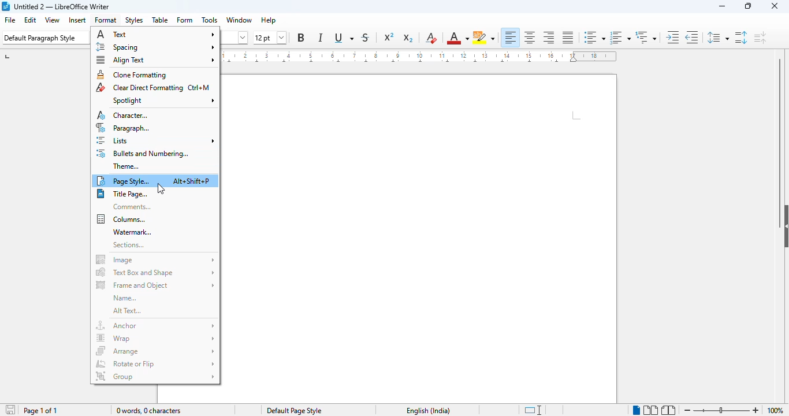  I want to click on 0 words, 0 characters, so click(148, 411).